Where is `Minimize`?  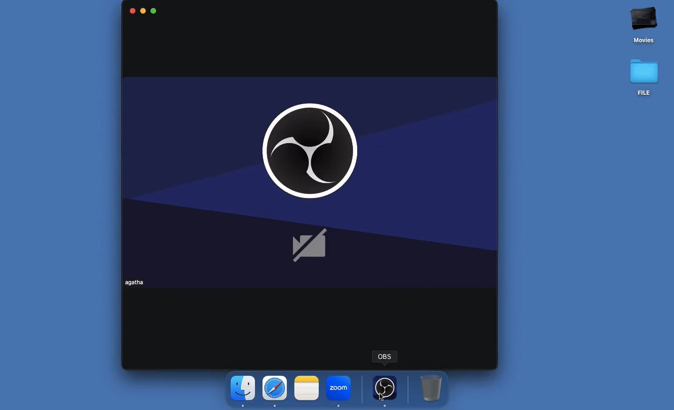
Minimize is located at coordinates (143, 12).